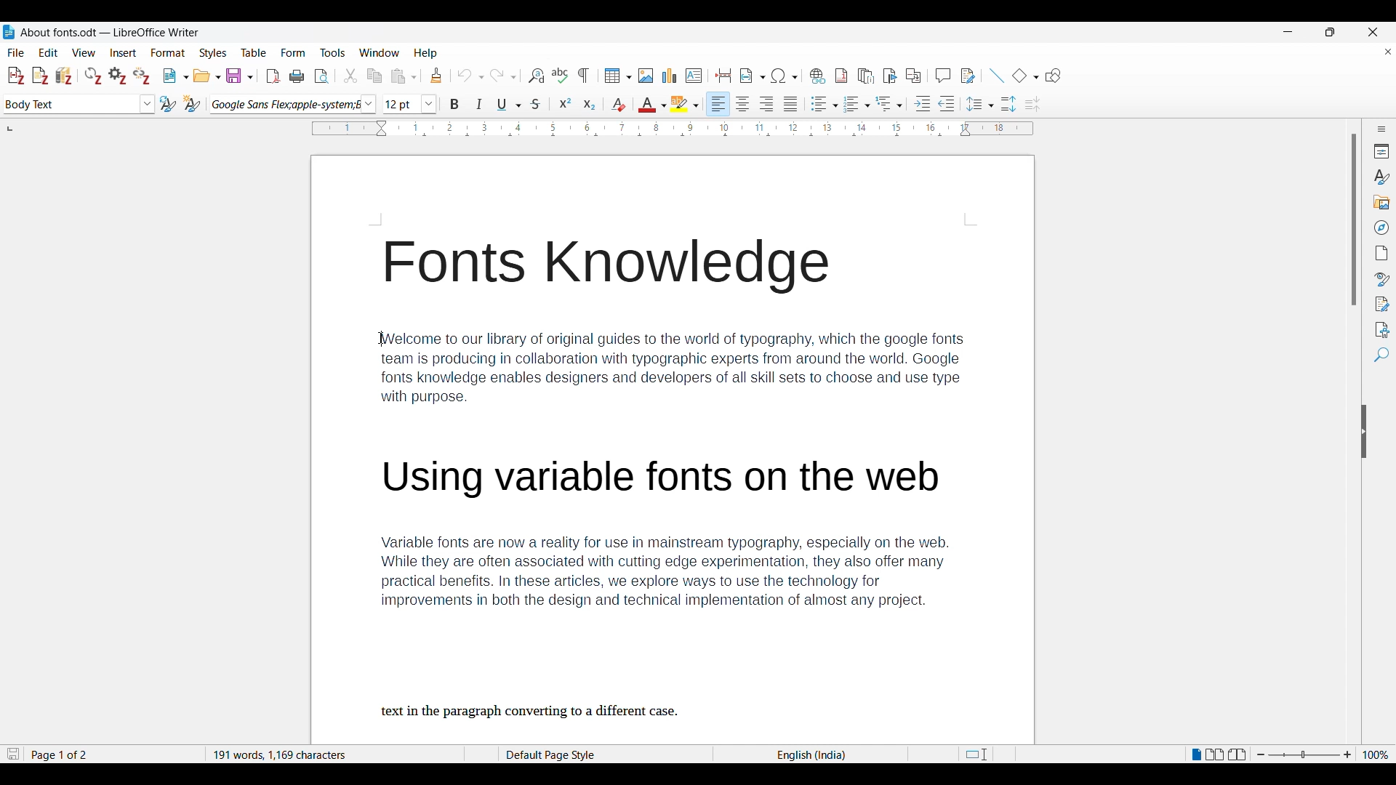  Describe the element at coordinates (891, 76) in the screenshot. I see `Insert bookmark` at that location.